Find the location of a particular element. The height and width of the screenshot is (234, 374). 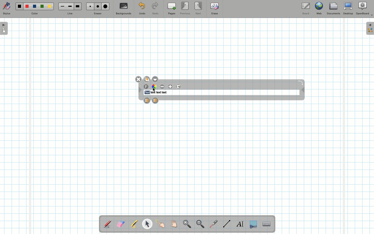

Black is located at coordinates (19, 6).